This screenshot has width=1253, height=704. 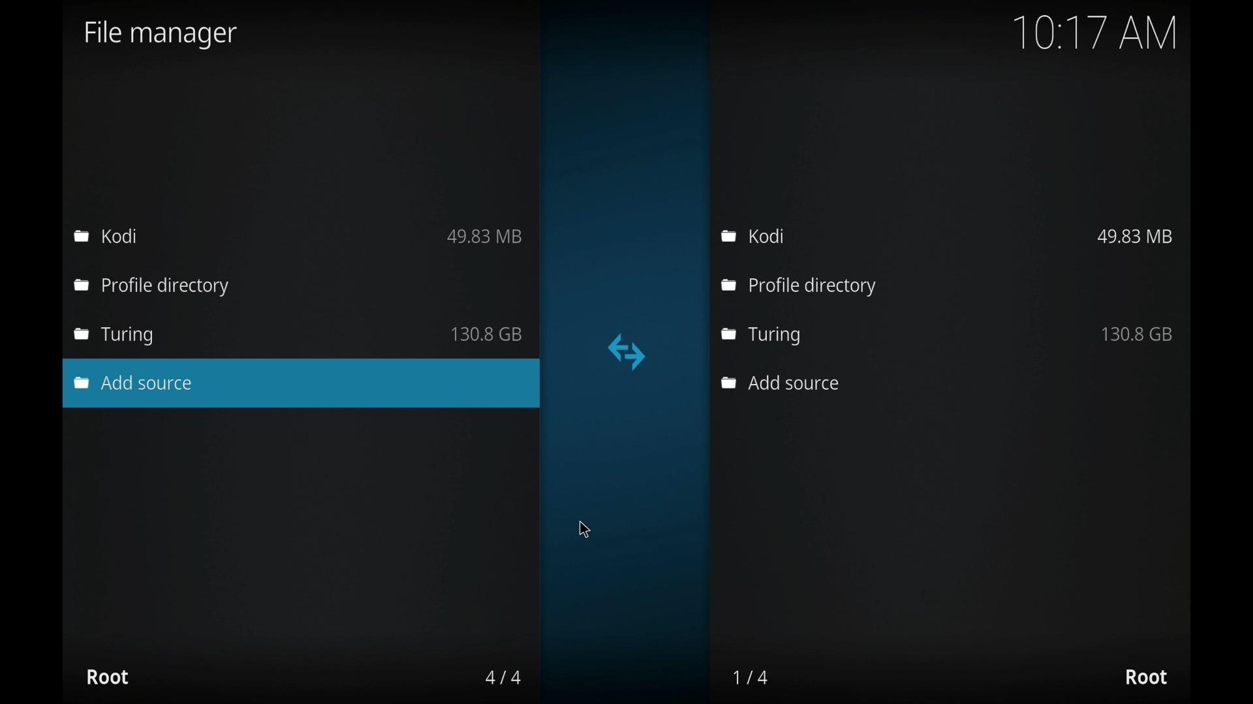 I want to click on 130.8 GB, so click(x=1138, y=334).